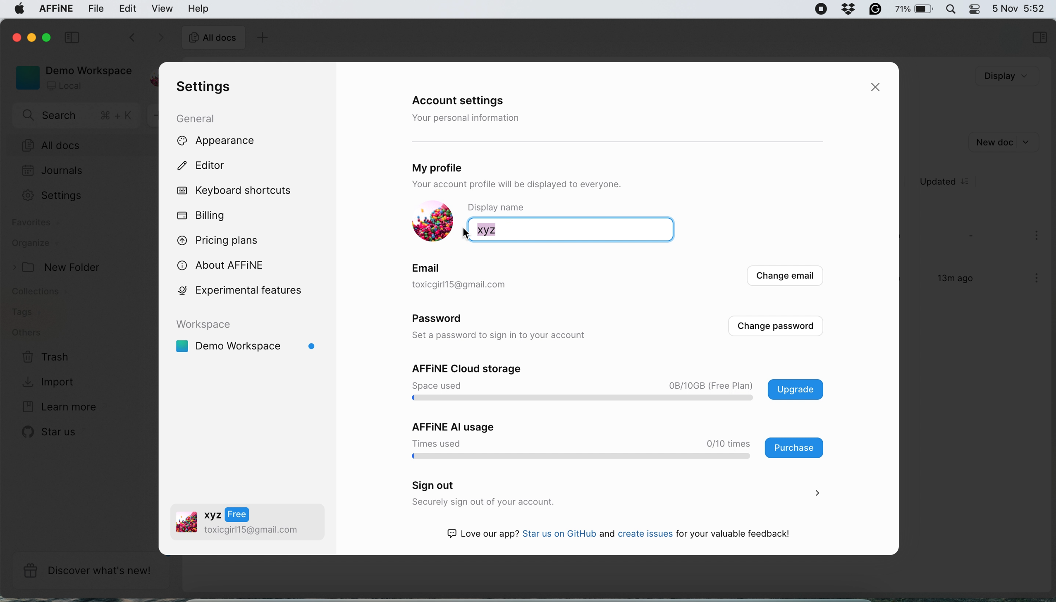 This screenshot has width=1056, height=602. Describe the element at coordinates (626, 535) in the screenshot. I see `Love our app? Star us on GitHub and create issues for your valuable feedback!` at that location.